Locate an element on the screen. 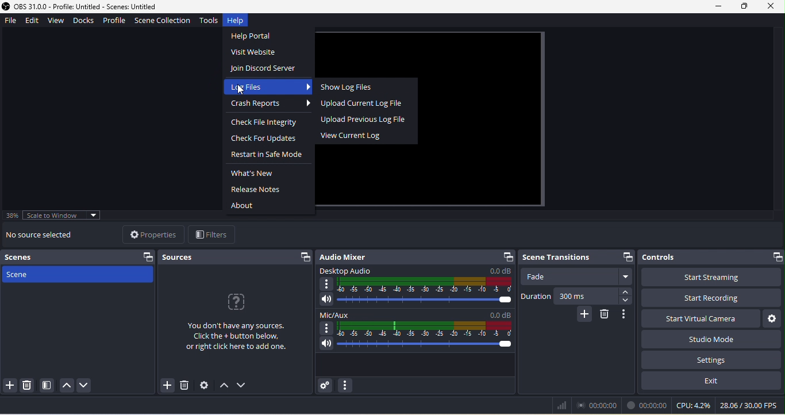 This screenshot has width=785, height=415. duration is located at coordinates (534, 298).